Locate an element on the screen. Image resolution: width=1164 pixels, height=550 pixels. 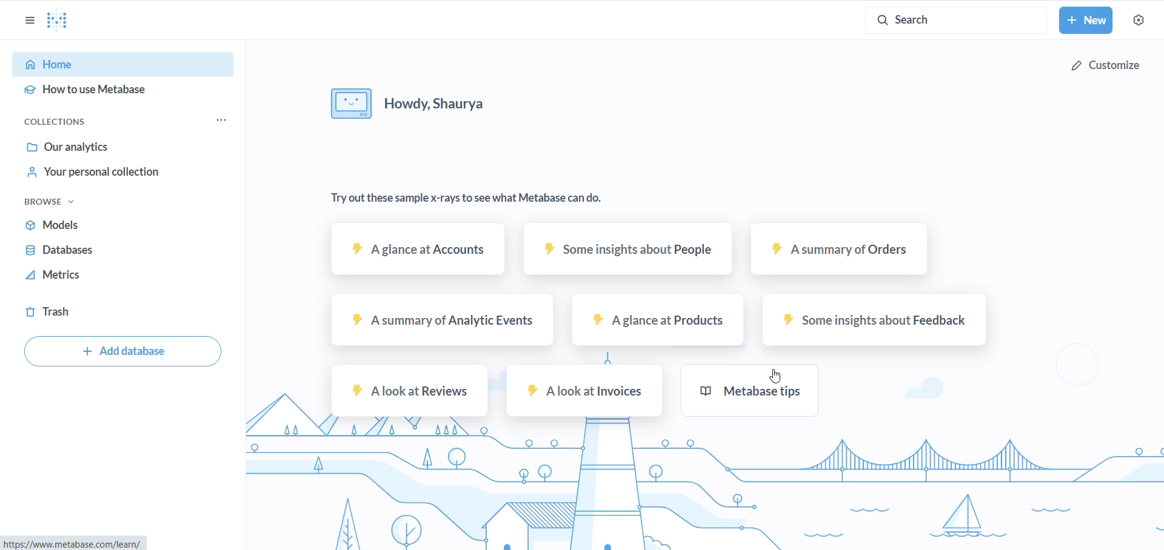
new is located at coordinates (1086, 20).